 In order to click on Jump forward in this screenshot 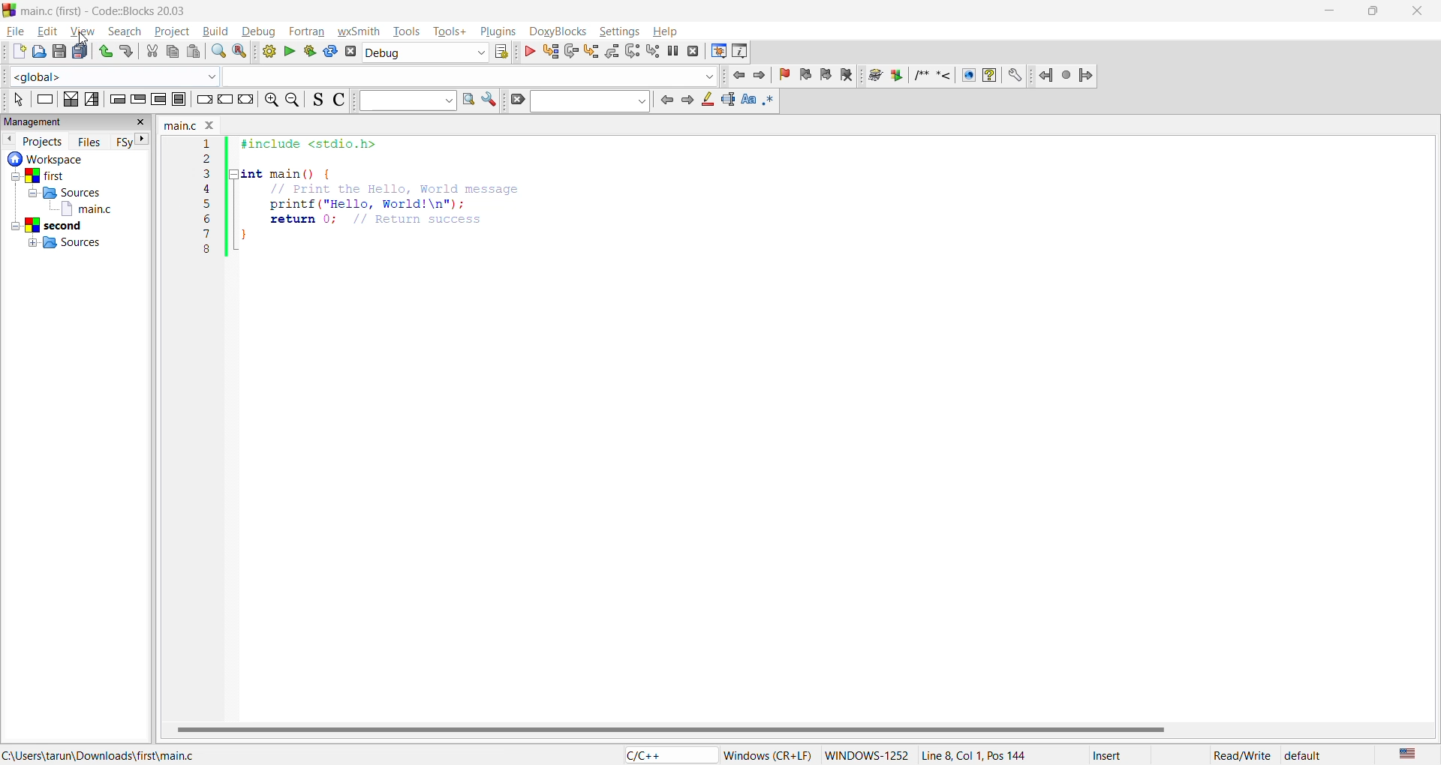, I will do `click(1086, 75)`.